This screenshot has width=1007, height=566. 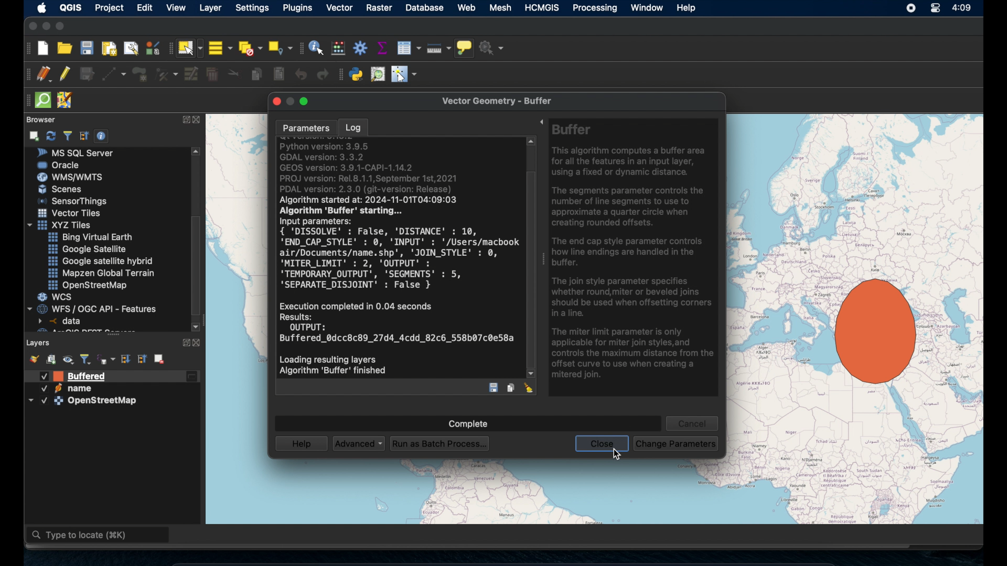 What do you see at coordinates (59, 165) in the screenshot?
I see `oracle` at bounding box center [59, 165].